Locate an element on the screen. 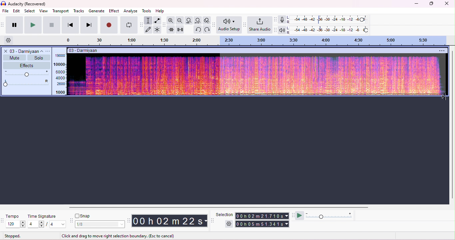 This screenshot has height=240, width=455. silence selection is located at coordinates (180, 30).